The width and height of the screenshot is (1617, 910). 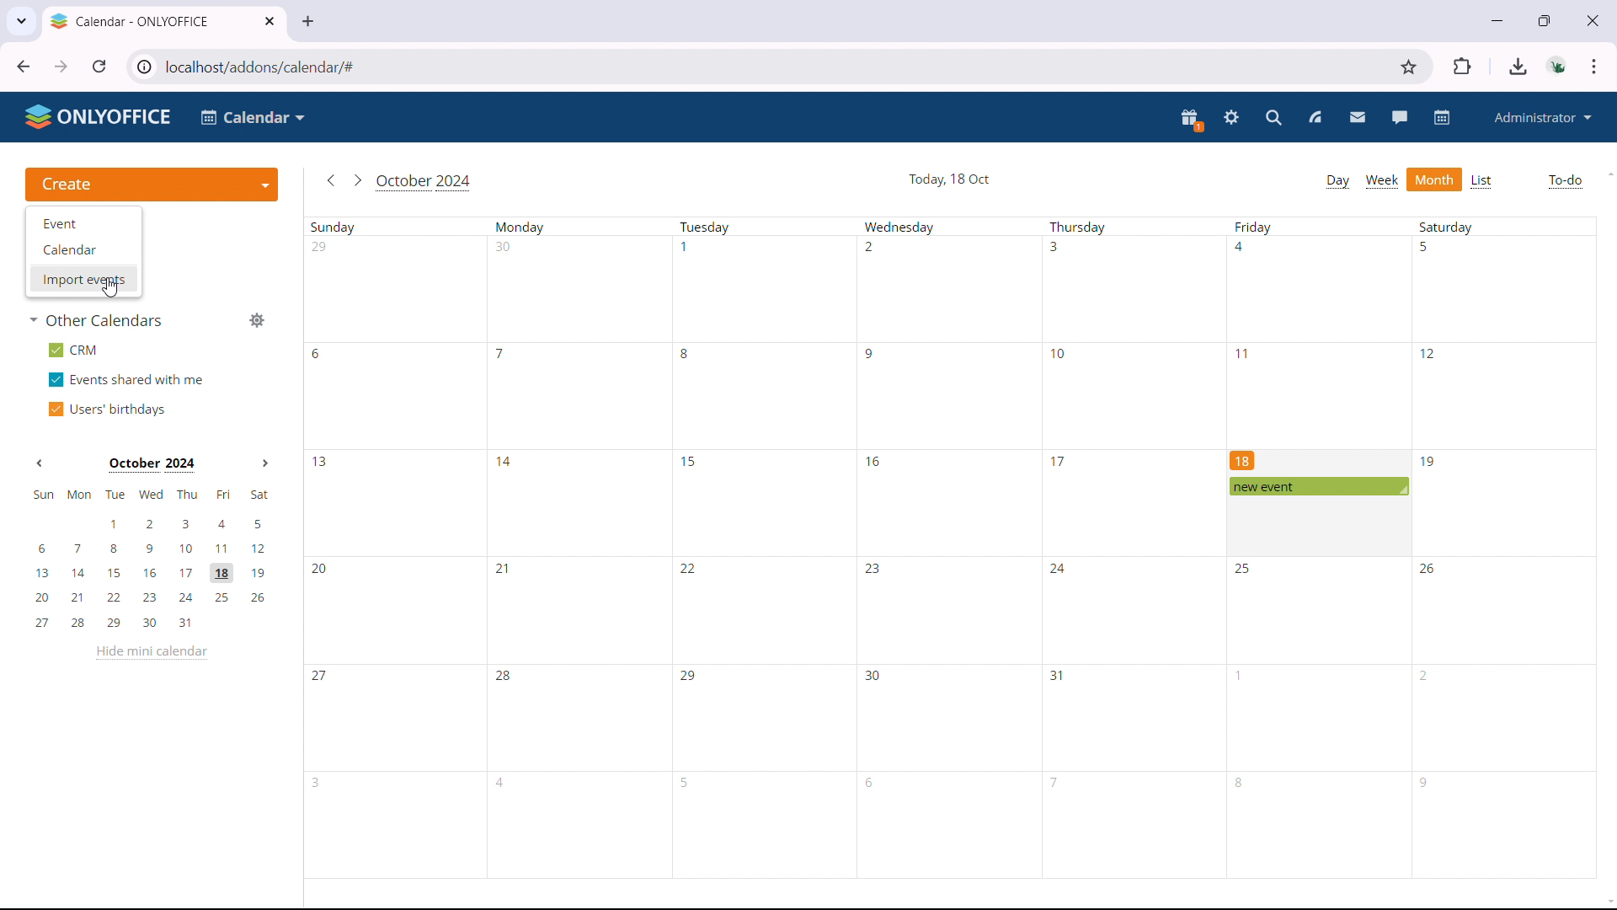 I want to click on Event, so click(x=61, y=223).